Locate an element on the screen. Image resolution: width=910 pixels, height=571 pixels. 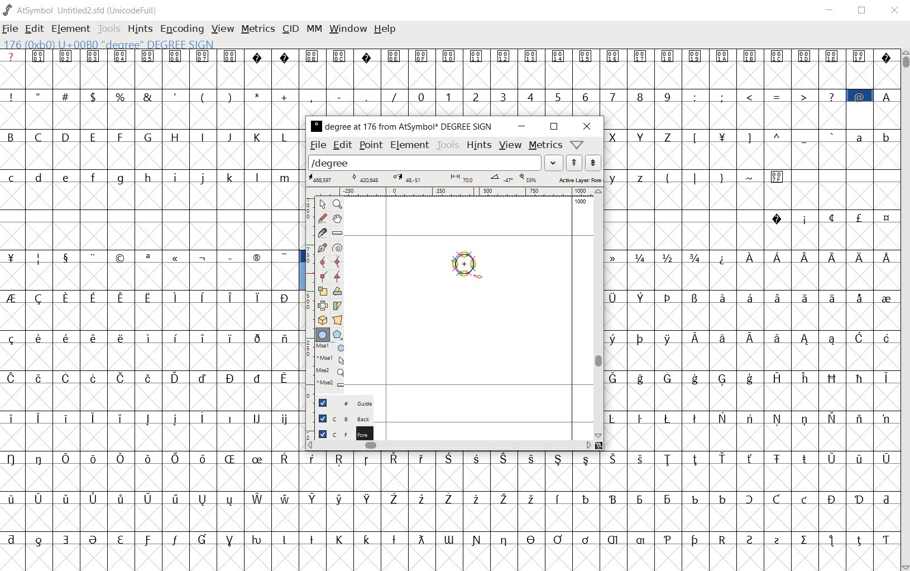
empty glyph slots is located at coordinates (751, 236).